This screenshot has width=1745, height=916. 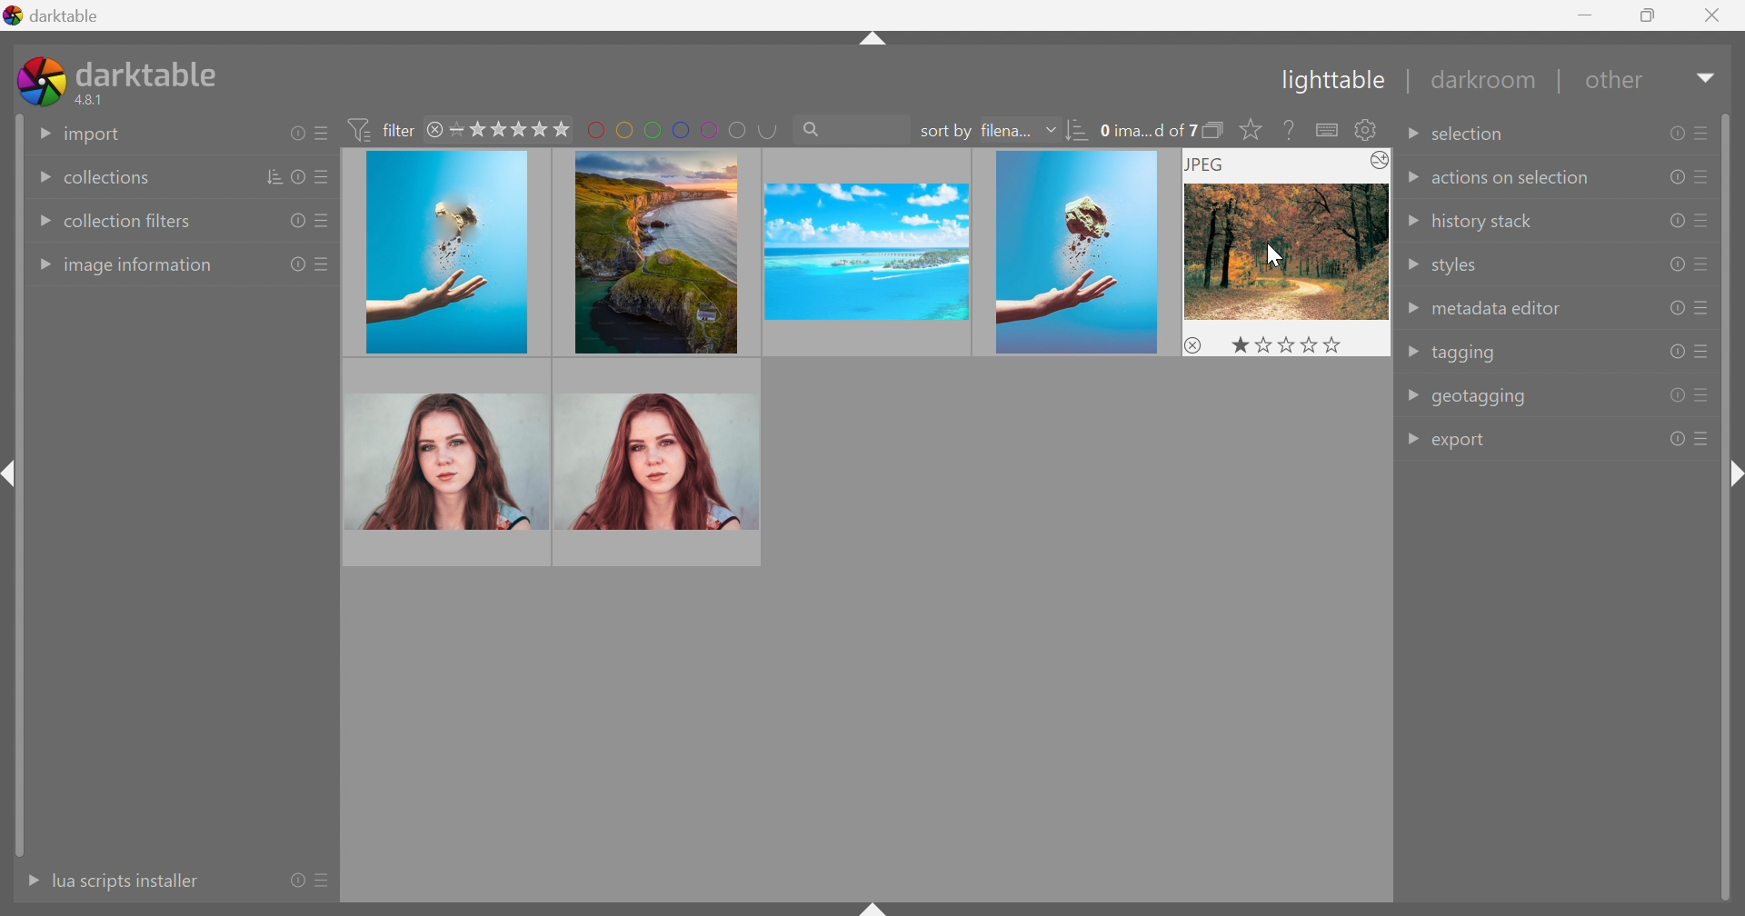 I want to click on filter, so click(x=385, y=129).